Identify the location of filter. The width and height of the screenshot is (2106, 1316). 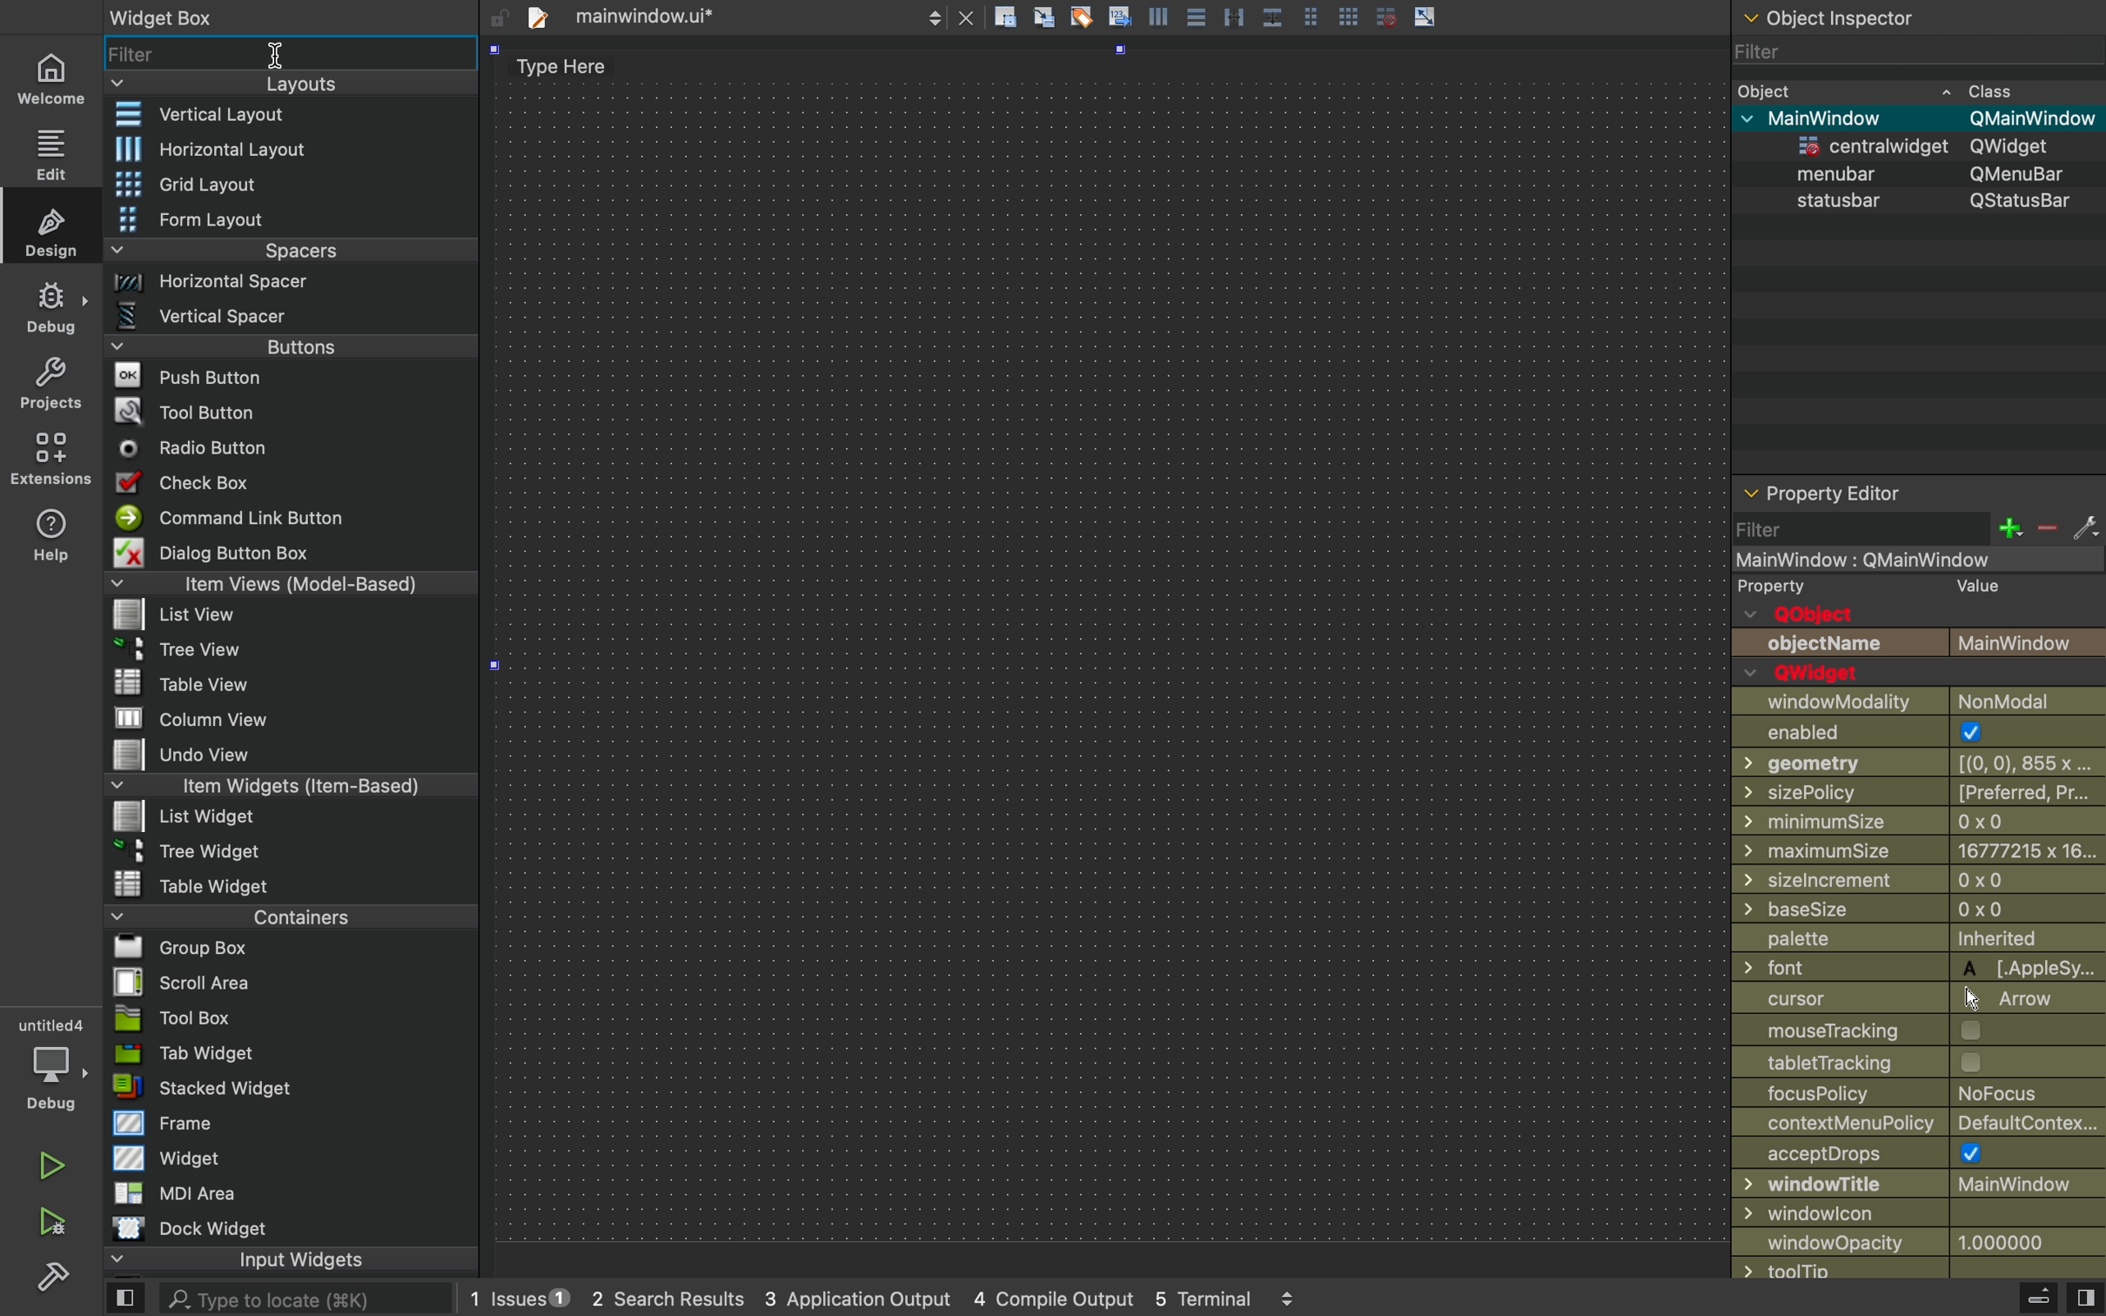
(1910, 54).